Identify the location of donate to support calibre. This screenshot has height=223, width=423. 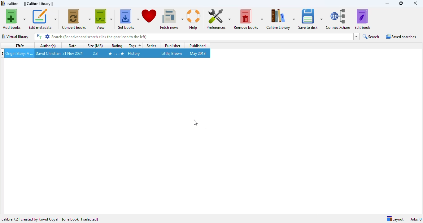
(149, 16).